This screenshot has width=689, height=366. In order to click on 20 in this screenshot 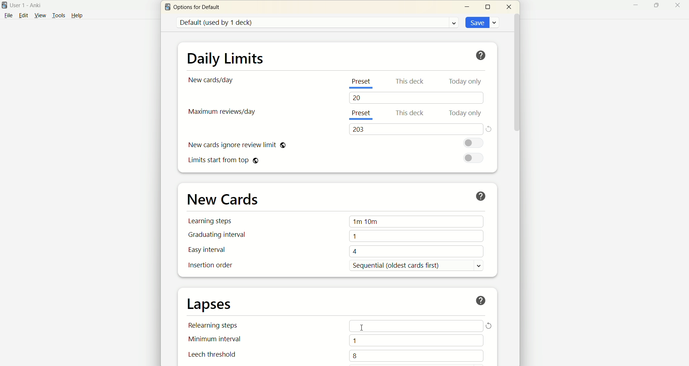, I will do `click(418, 98)`.